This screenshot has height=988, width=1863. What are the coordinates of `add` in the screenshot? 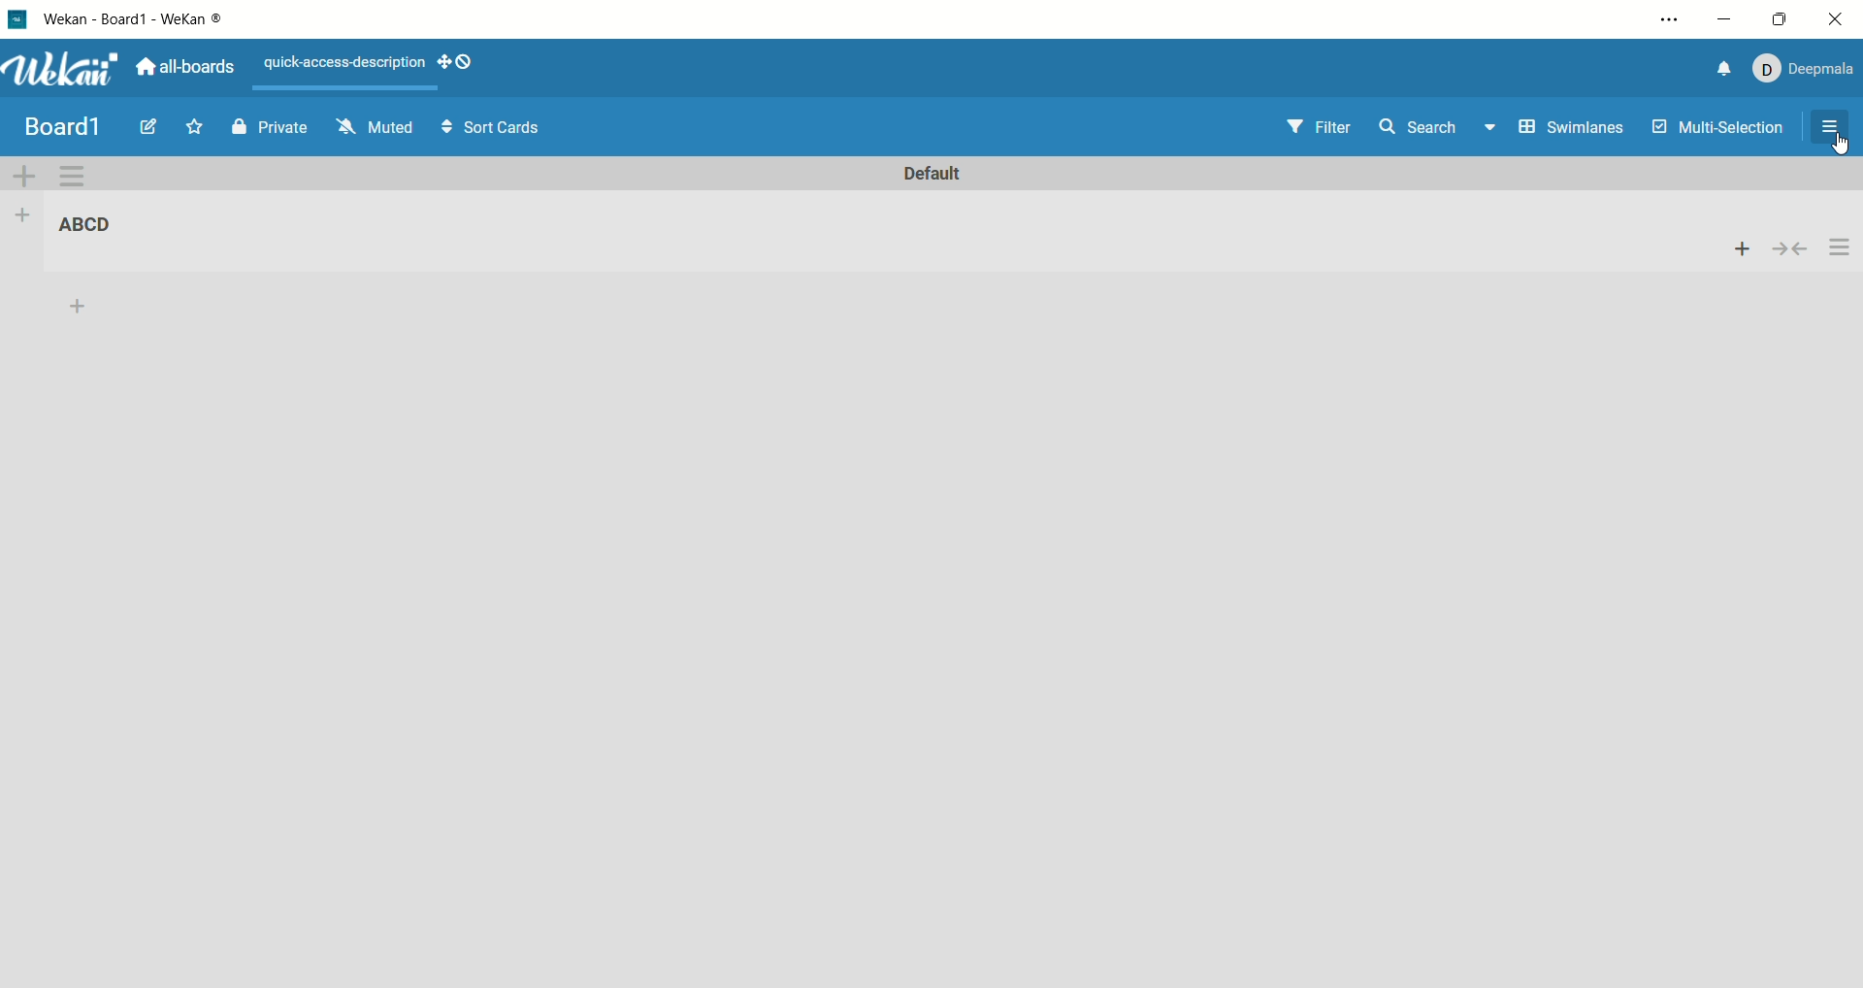 It's located at (1743, 251).